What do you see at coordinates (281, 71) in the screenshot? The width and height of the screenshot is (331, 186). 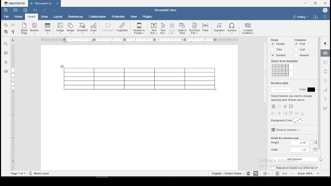 I see `table style templates` at bounding box center [281, 71].